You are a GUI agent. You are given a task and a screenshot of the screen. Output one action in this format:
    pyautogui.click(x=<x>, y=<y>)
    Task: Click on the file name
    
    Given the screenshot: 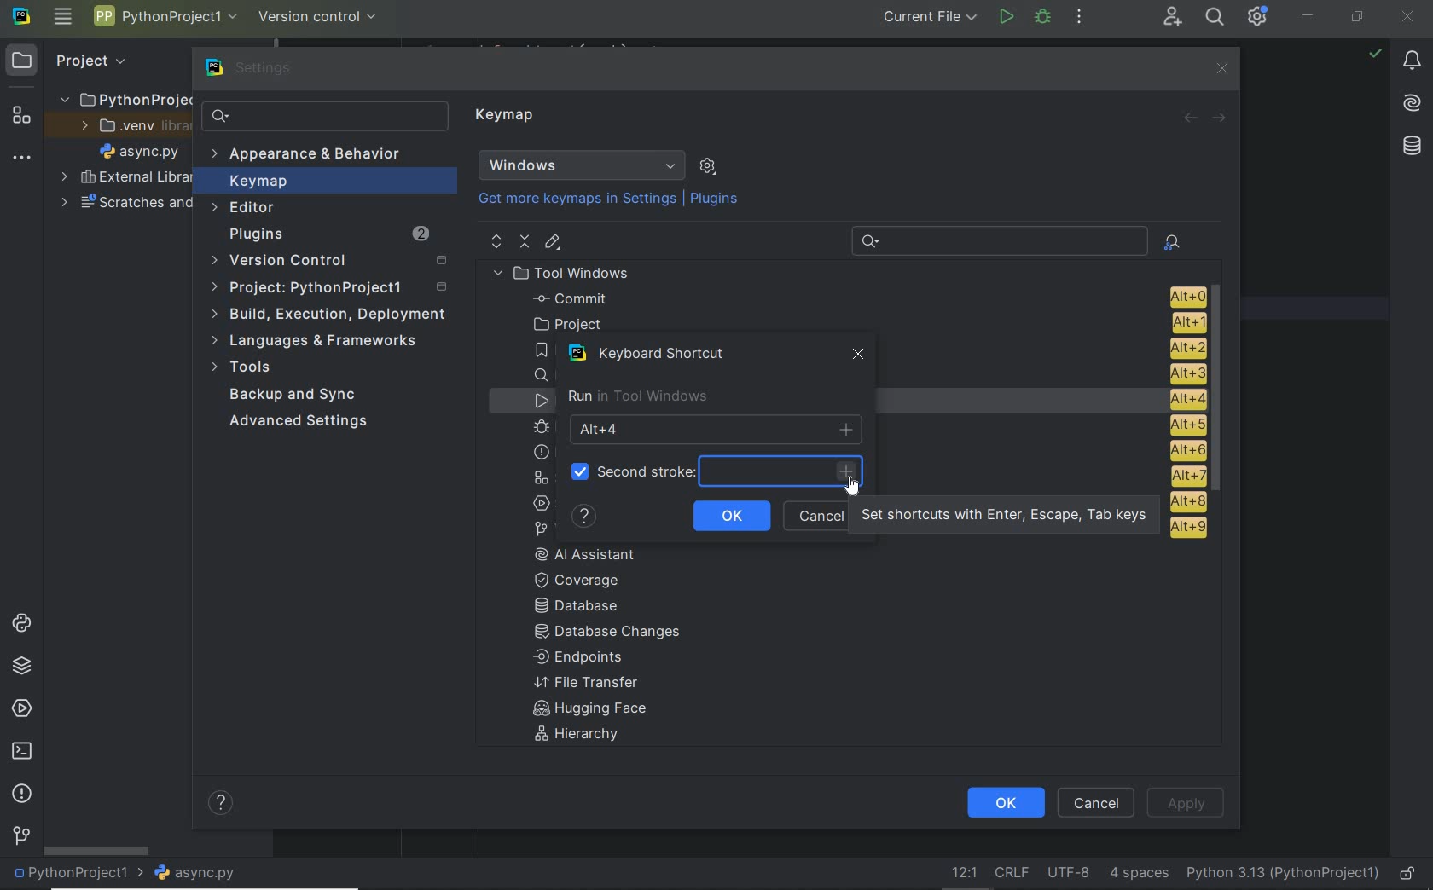 What is the action you would take?
    pyautogui.click(x=139, y=151)
    